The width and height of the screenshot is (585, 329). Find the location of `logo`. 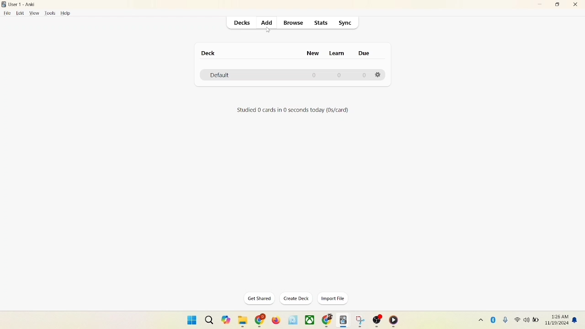

logo is located at coordinates (5, 4).